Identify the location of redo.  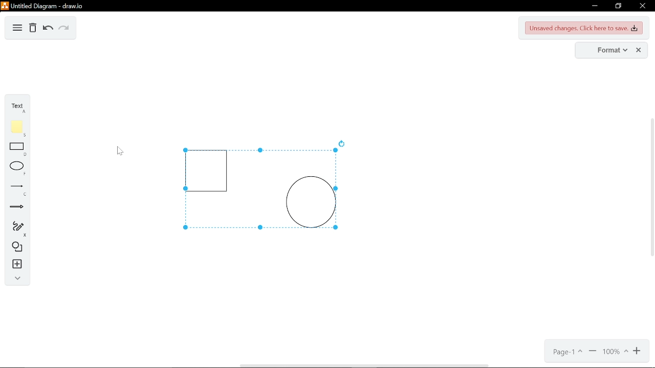
(64, 28).